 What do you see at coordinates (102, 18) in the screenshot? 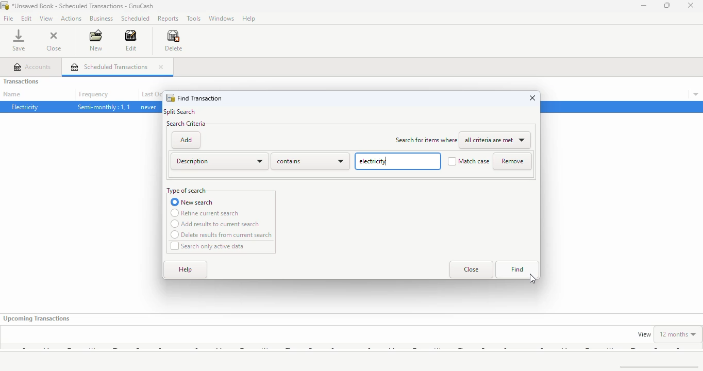
I see `business` at bounding box center [102, 18].